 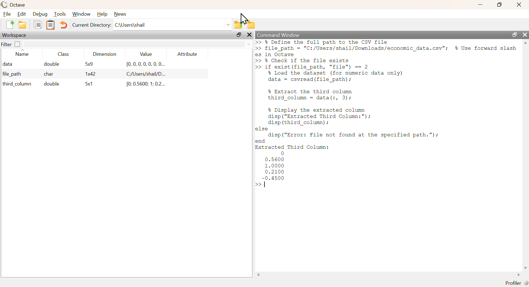 What do you see at coordinates (50, 85) in the screenshot?
I see `double` at bounding box center [50, 85].